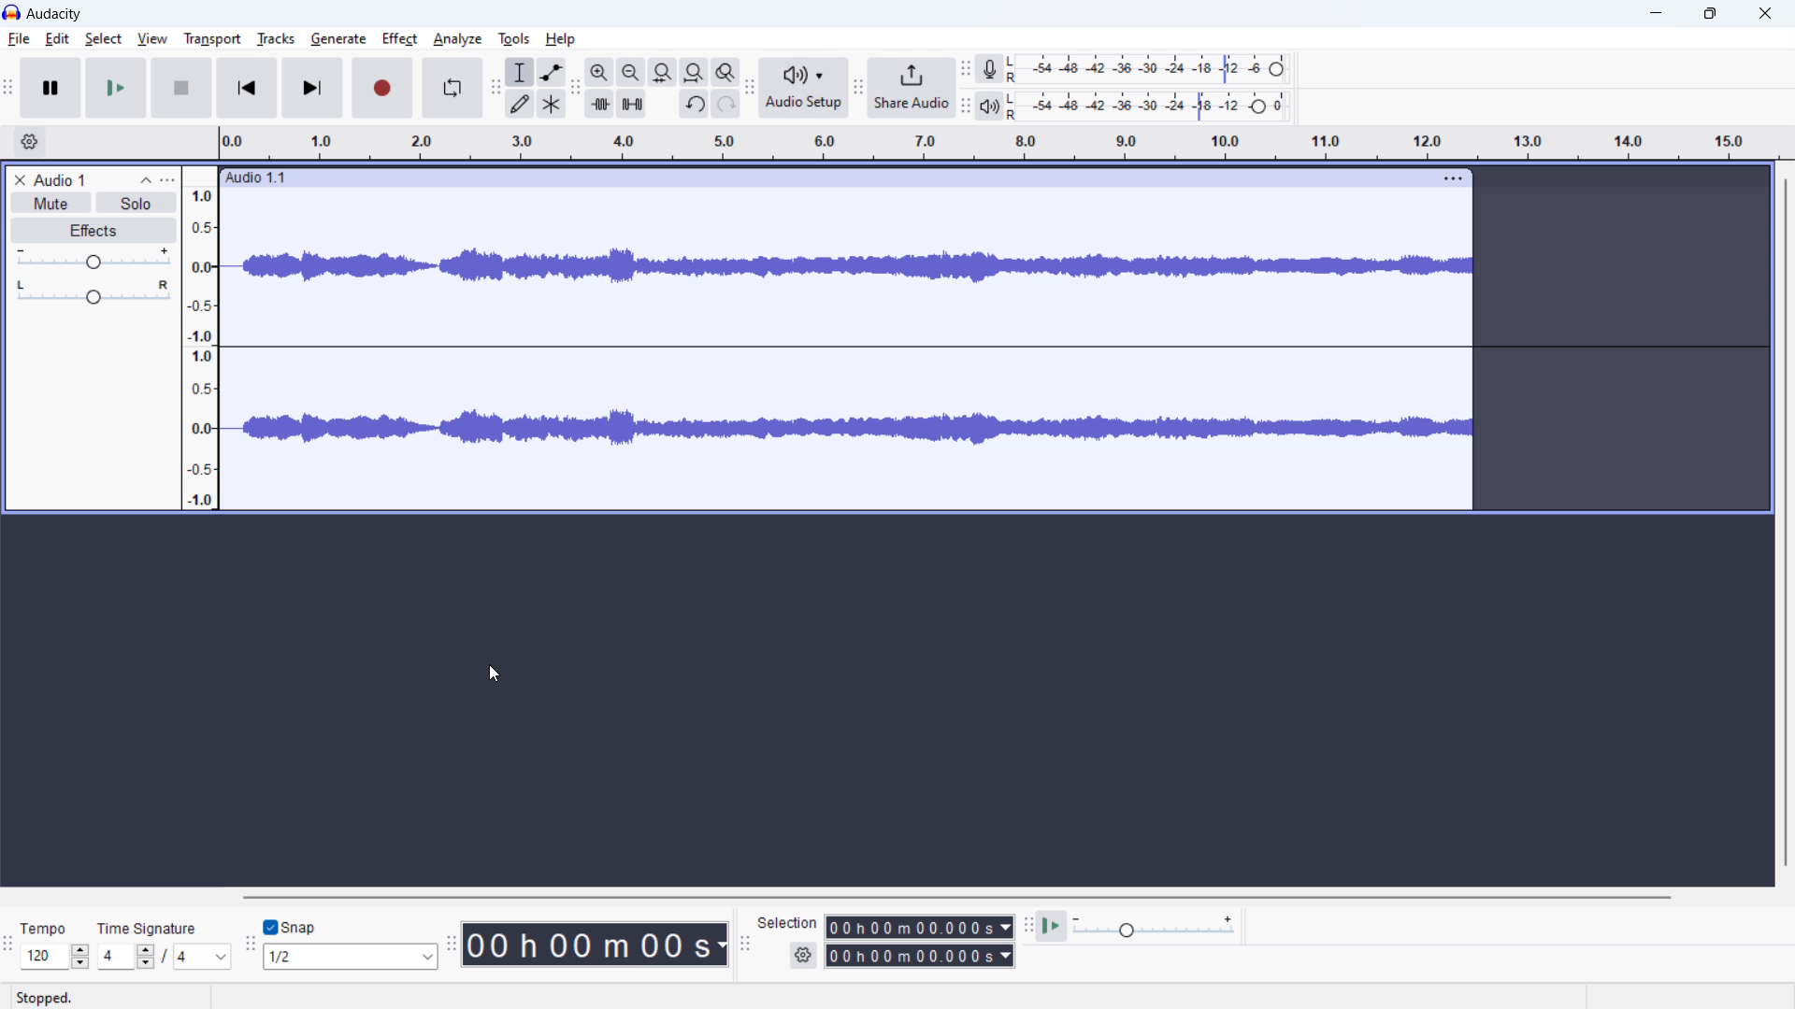  What do you see at coordinates (150, 930) in the screenshot?
I see `Time signature` at bounding box center [150, 930].